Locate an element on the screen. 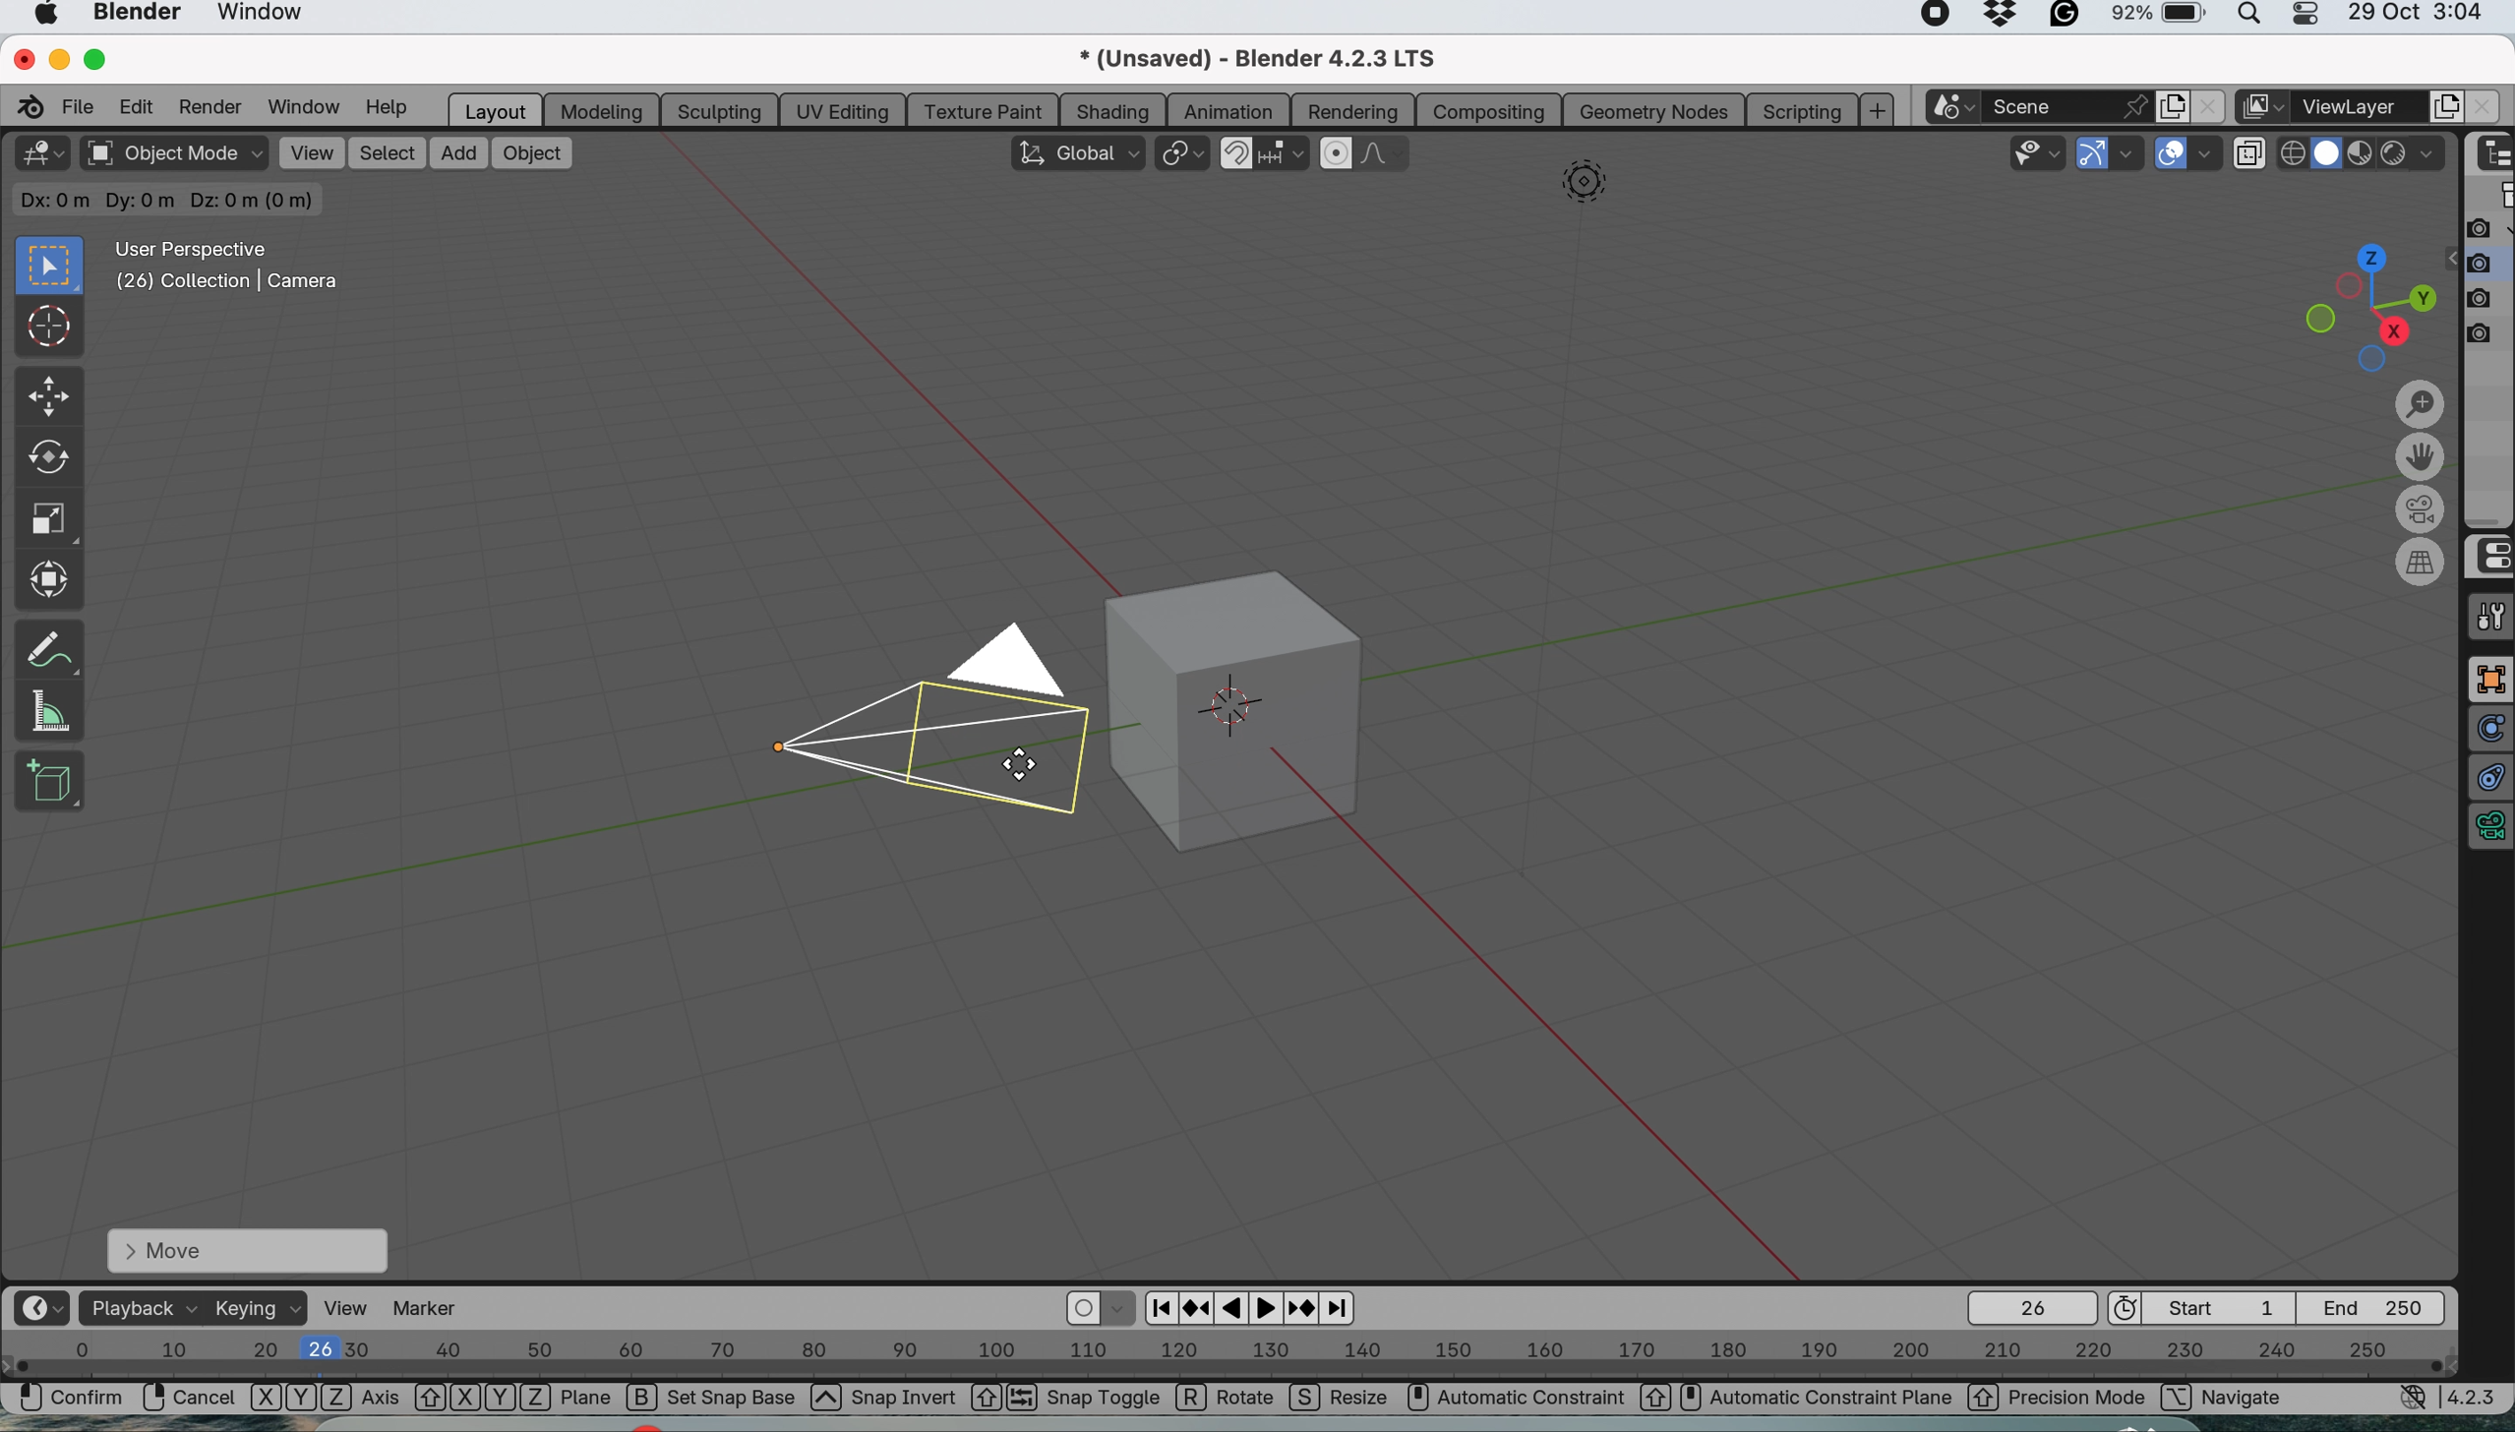 This screenshot has width=2515, height=1432. drop down is located at coordinates (2415, 157).